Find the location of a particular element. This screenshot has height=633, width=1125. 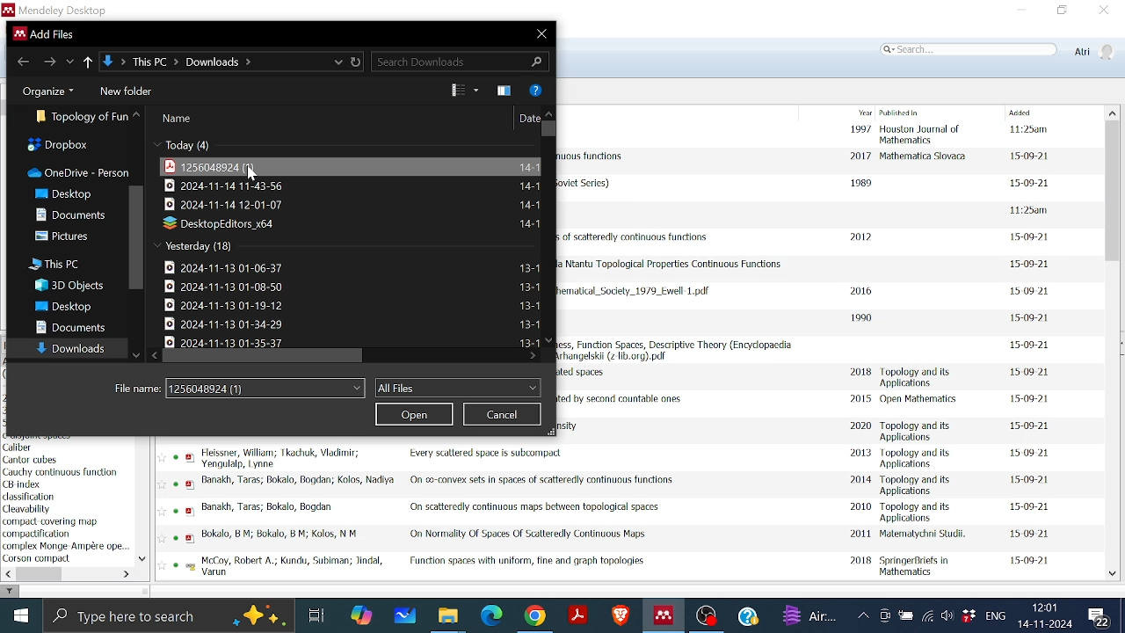

File is located at coordinates (530, 205).